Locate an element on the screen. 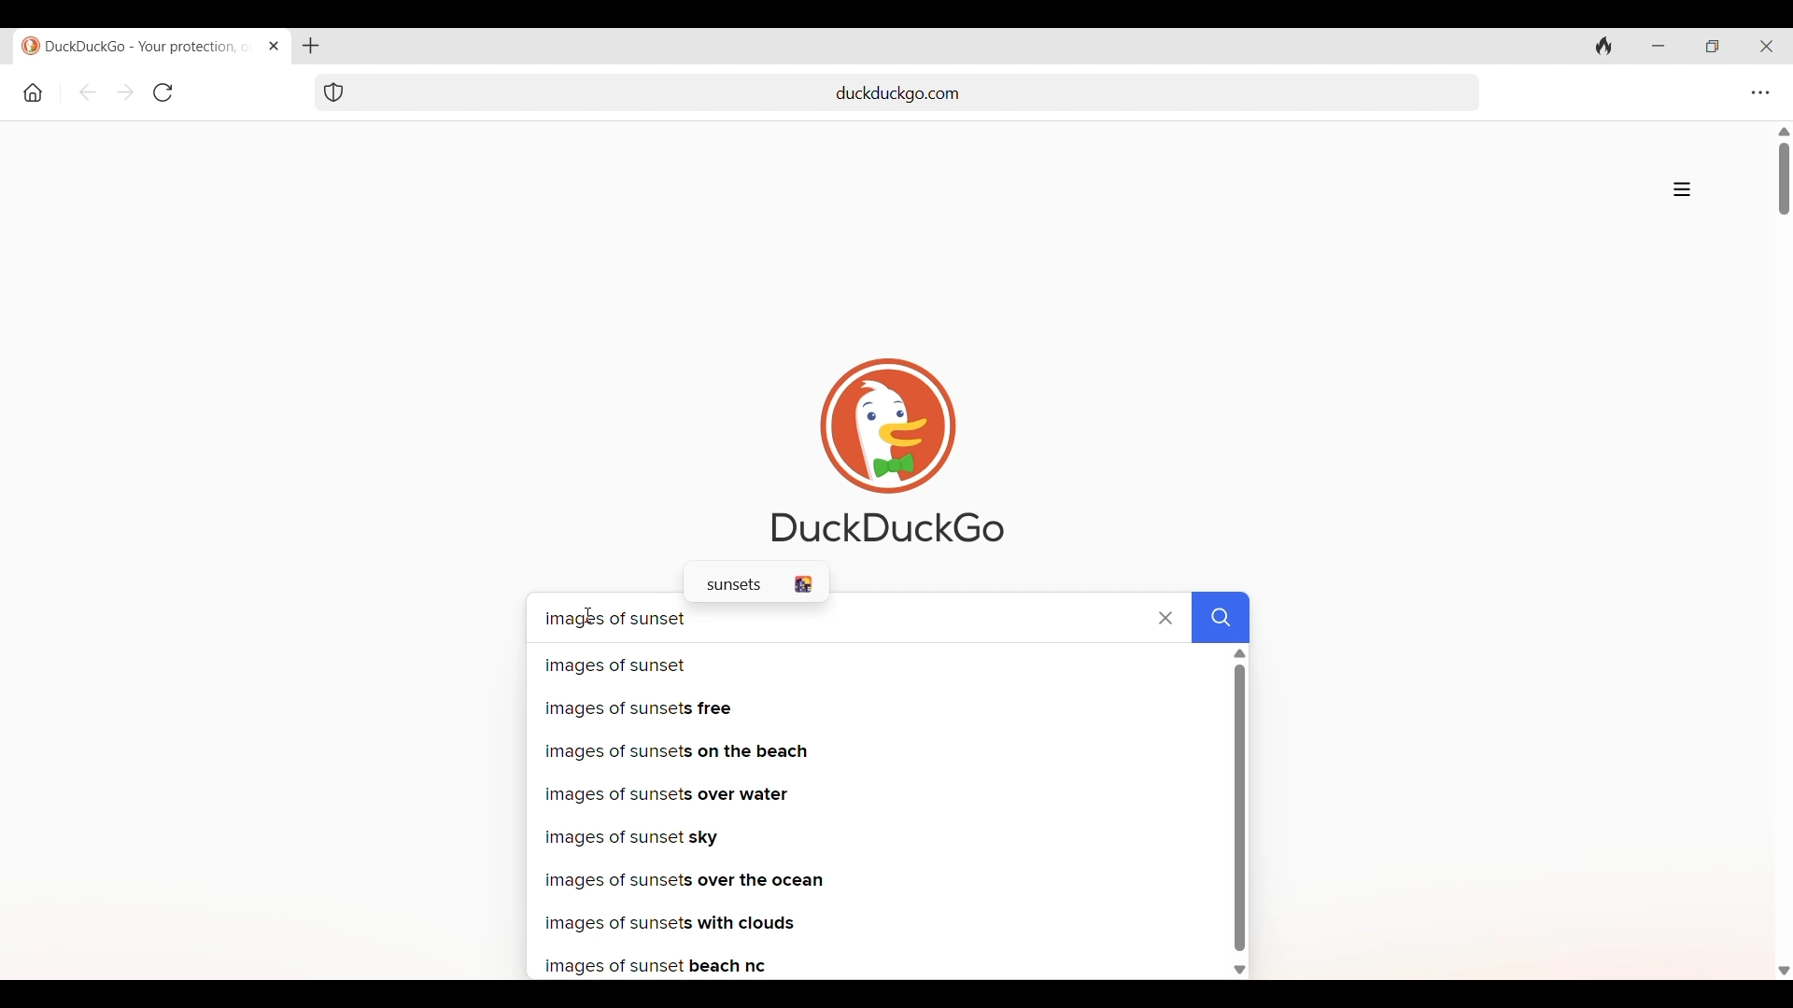 This screenshot has height=1008, width=1793. Search input made is located at coordinates (1221, 618).